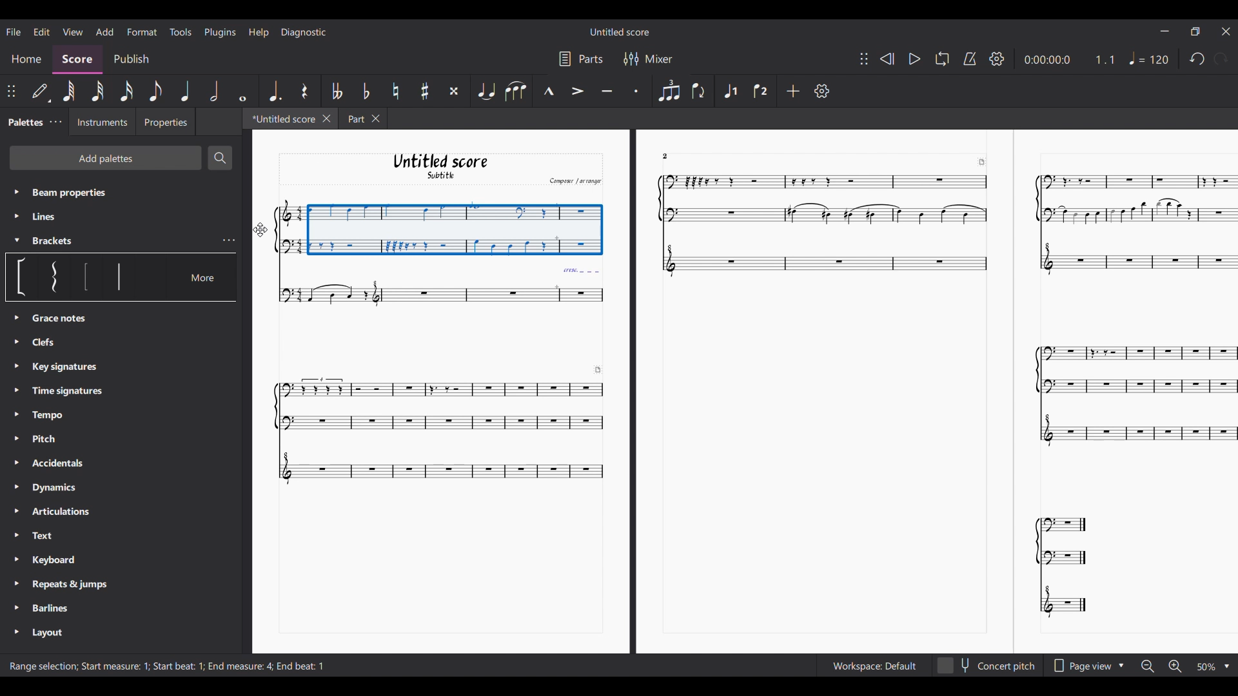  I want to click on Option under bracket section, so click(119, 276).